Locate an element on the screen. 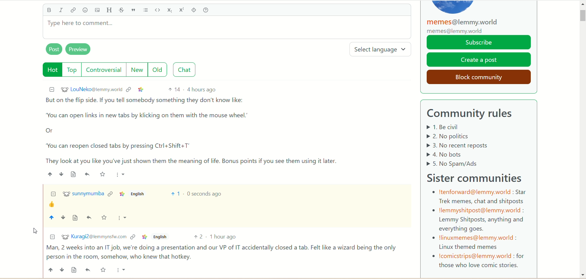 Image resolution: width=586 pixels, height=279 pixels. context is located at coordinates (111, 194).